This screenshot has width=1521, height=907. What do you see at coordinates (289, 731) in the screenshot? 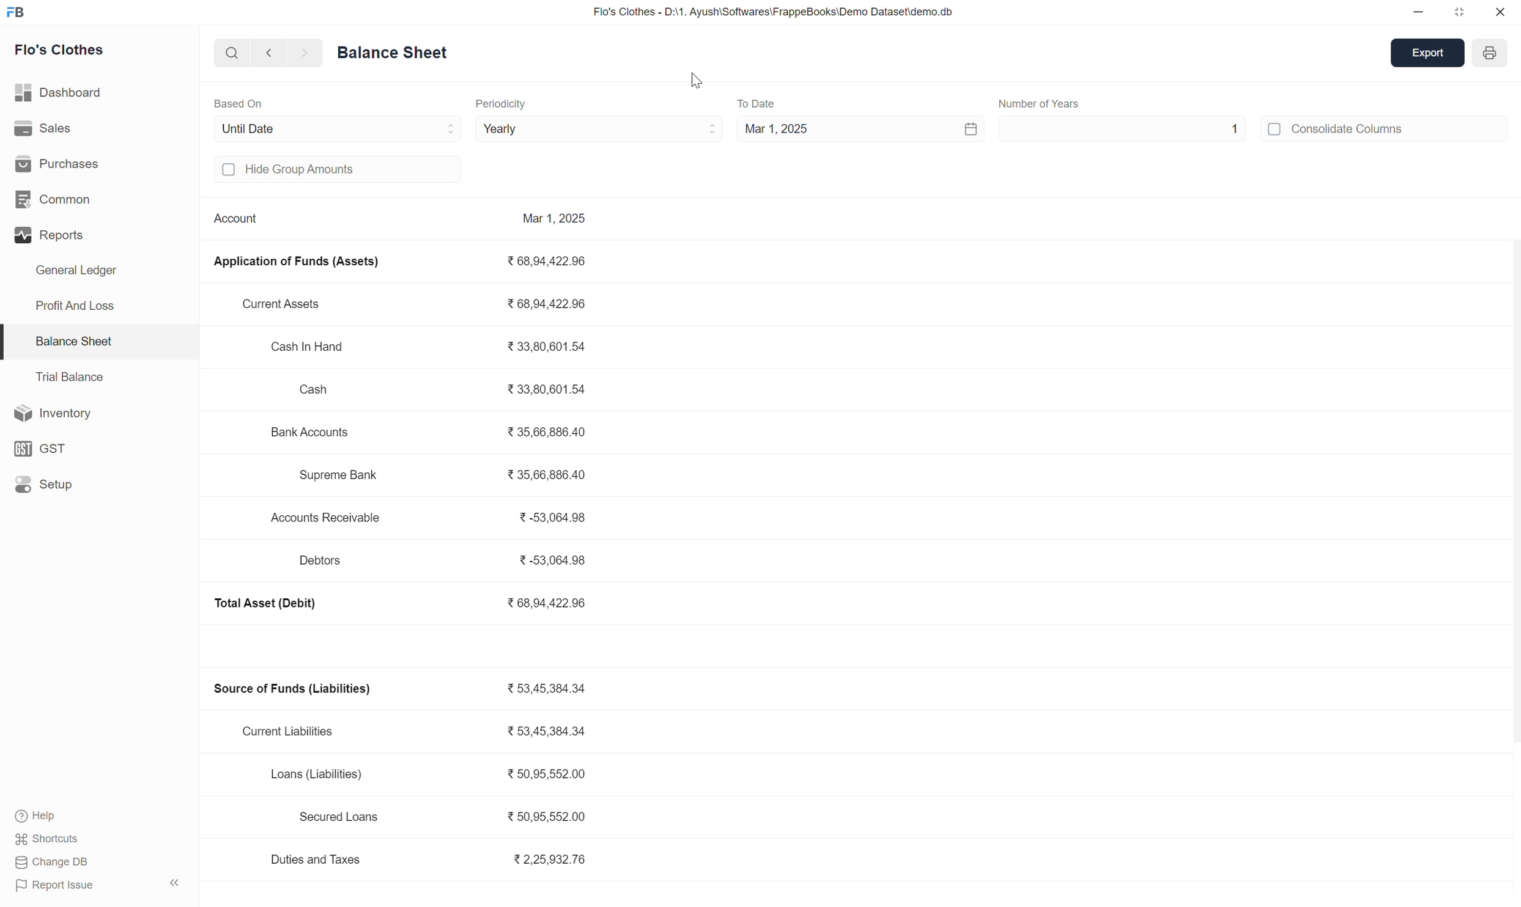
I see `Current Liabilities` at bounding box center [289, 731].